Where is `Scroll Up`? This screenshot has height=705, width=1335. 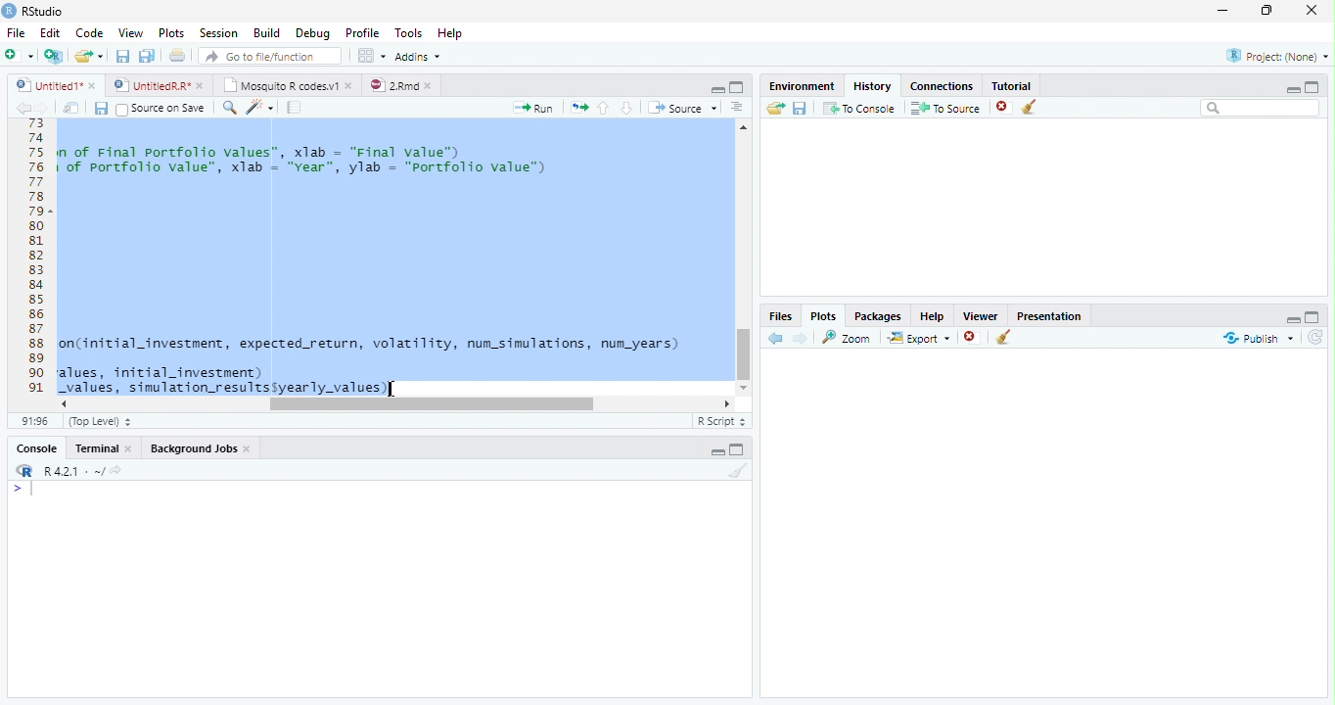 Scroll Up is located at coordinates (744, 129).